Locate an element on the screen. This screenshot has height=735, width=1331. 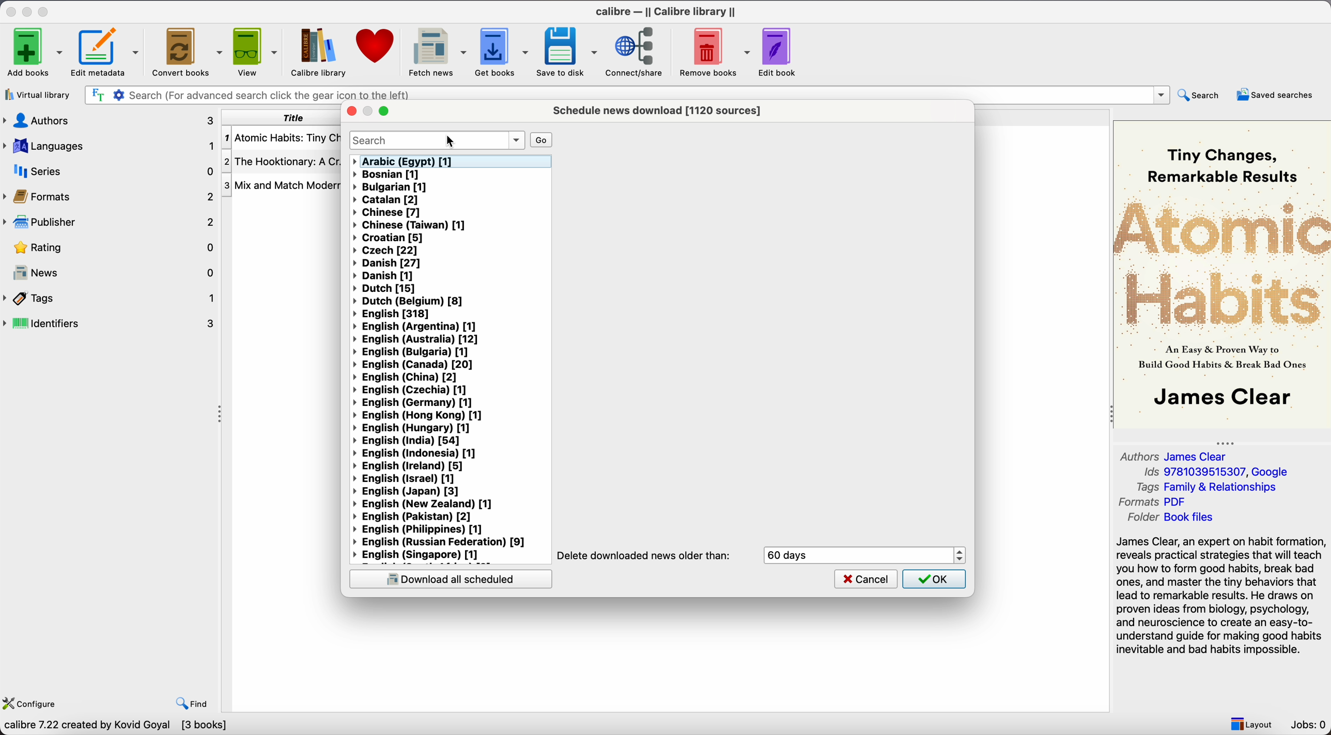
English (Australia) [12] is located at coordinates (414, 339).